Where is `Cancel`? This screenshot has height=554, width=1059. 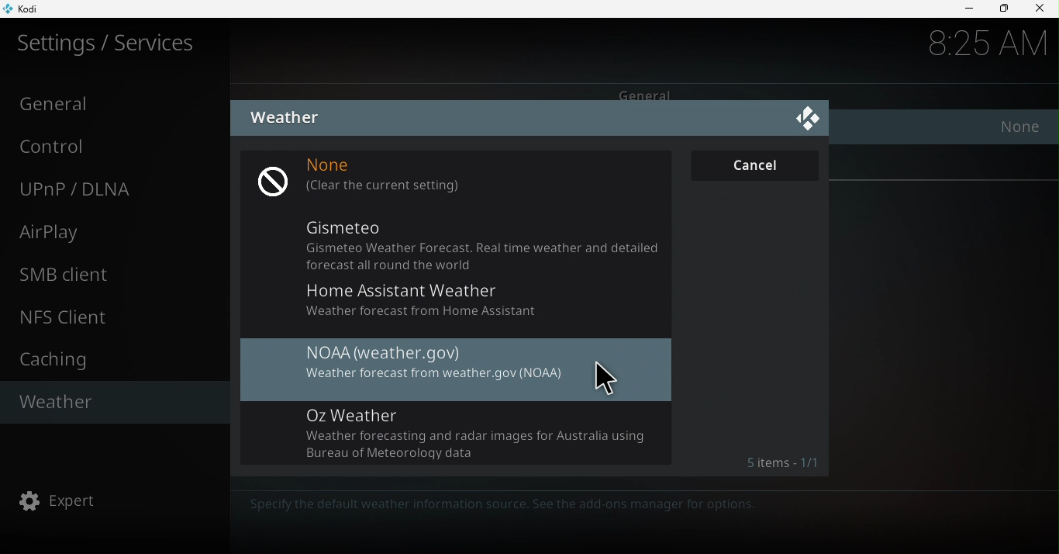 Cancel is located at coordinates (751, 165).